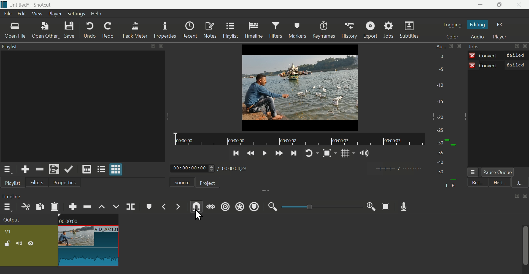  Describe the element at coordinates (74, 30) in the screenshot. I see `Save` at that location.